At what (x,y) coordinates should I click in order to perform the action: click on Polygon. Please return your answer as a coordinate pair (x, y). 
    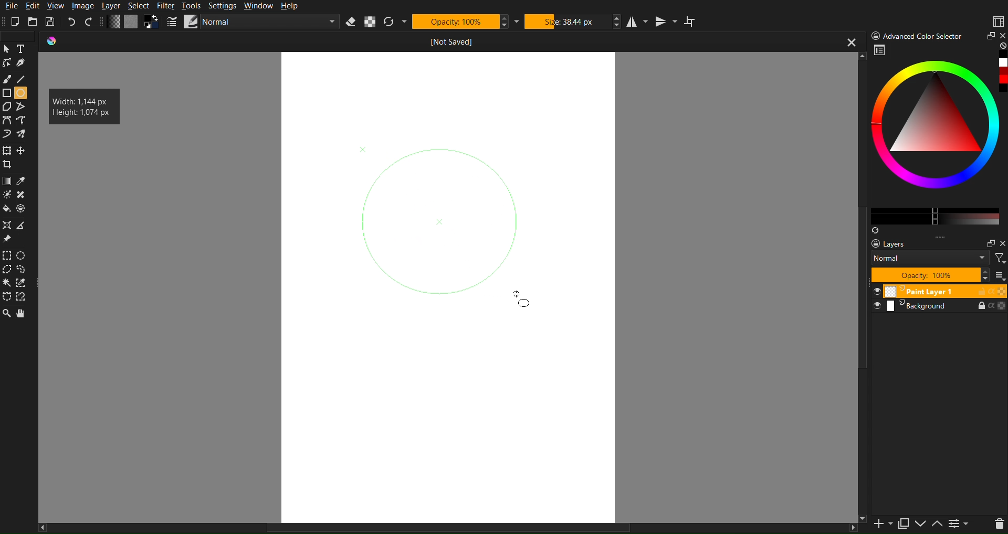
    Looking at the image, I should click on (6, 107).